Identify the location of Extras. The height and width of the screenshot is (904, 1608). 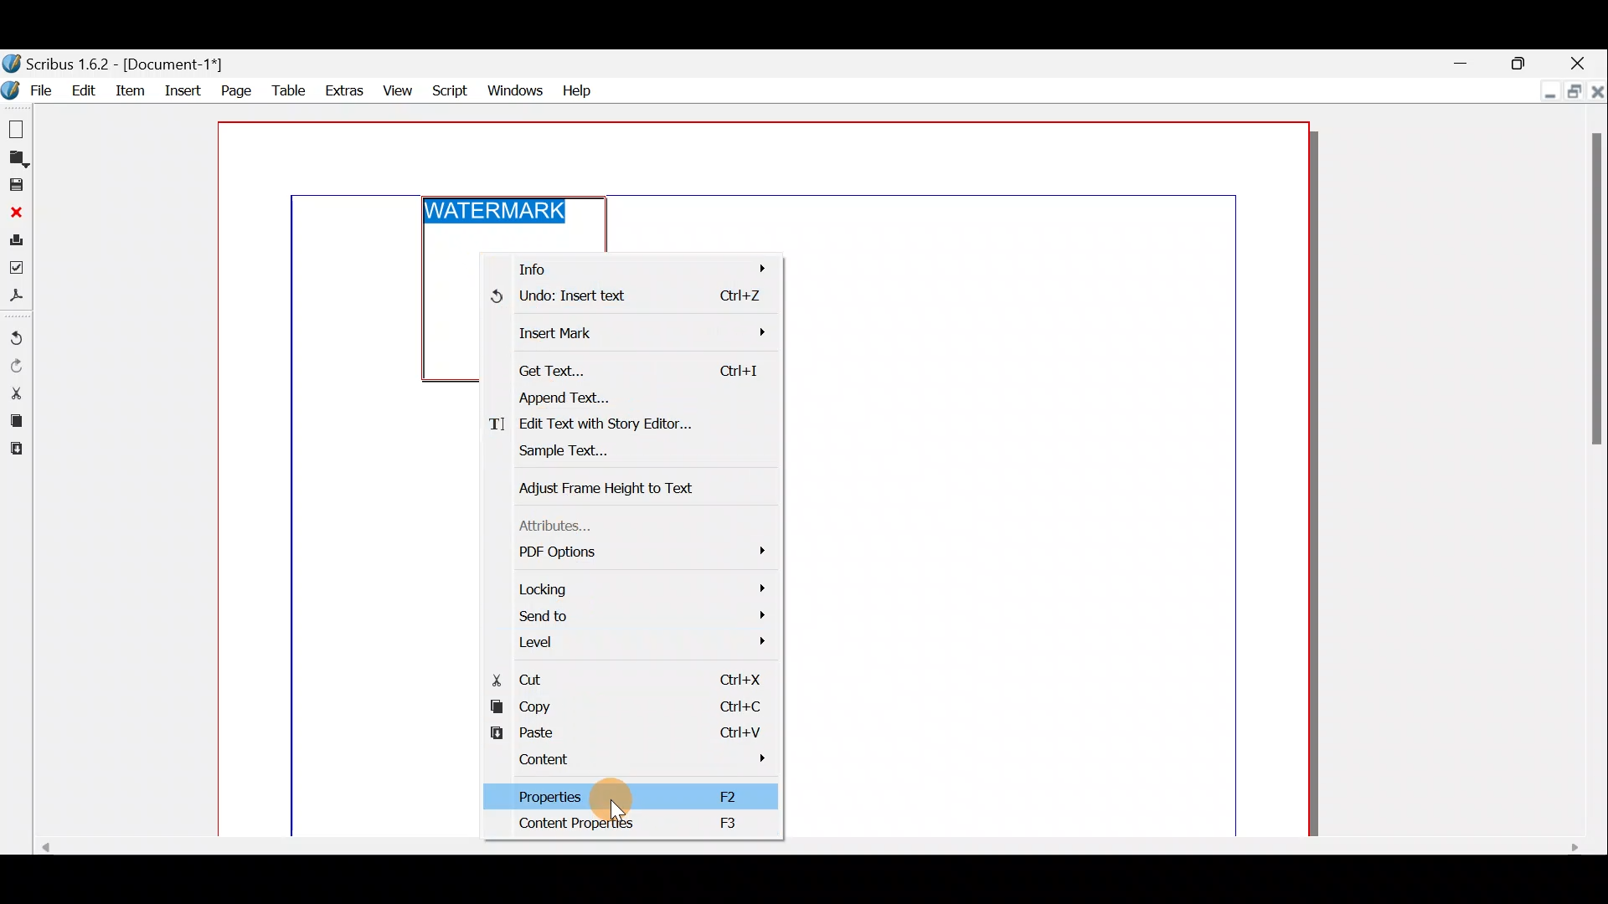
(343, 91).